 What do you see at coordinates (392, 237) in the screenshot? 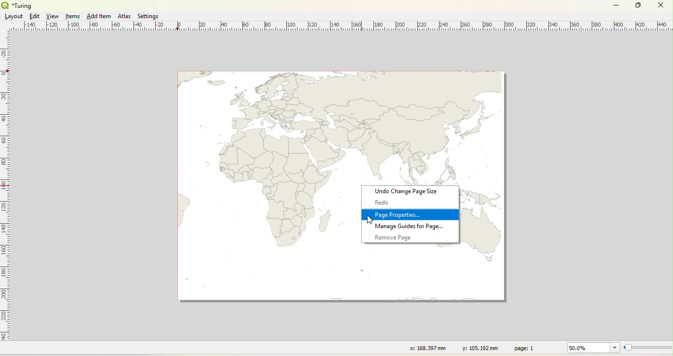
I see `remove page` at bounding box center [392, 237].